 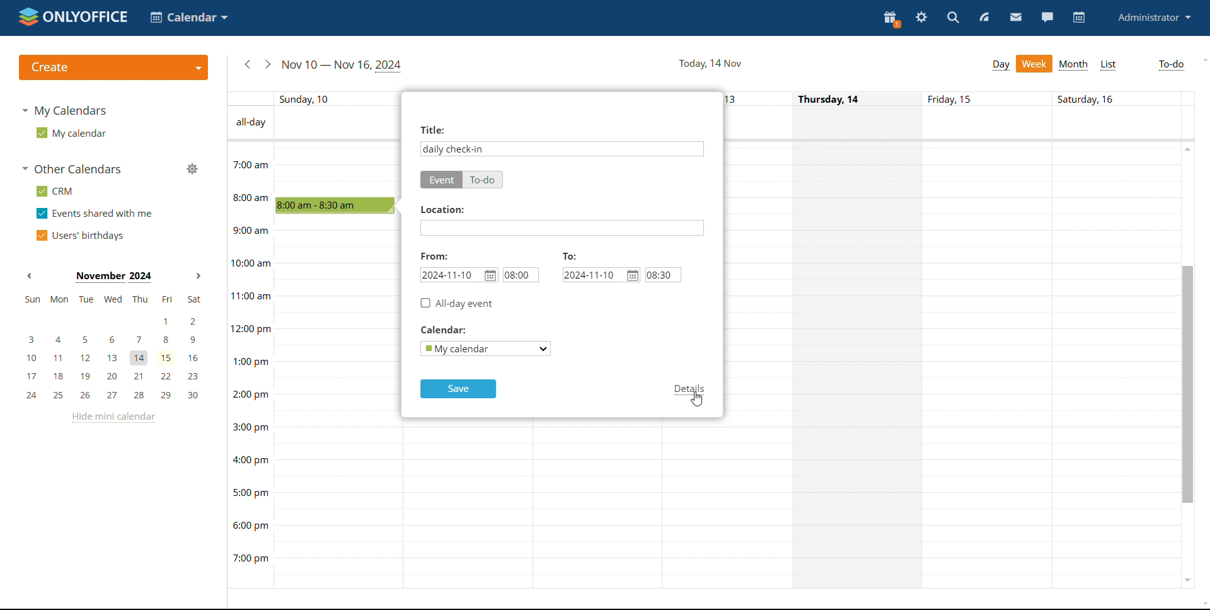 I want to click on list view, so click(x=1109, y=66).